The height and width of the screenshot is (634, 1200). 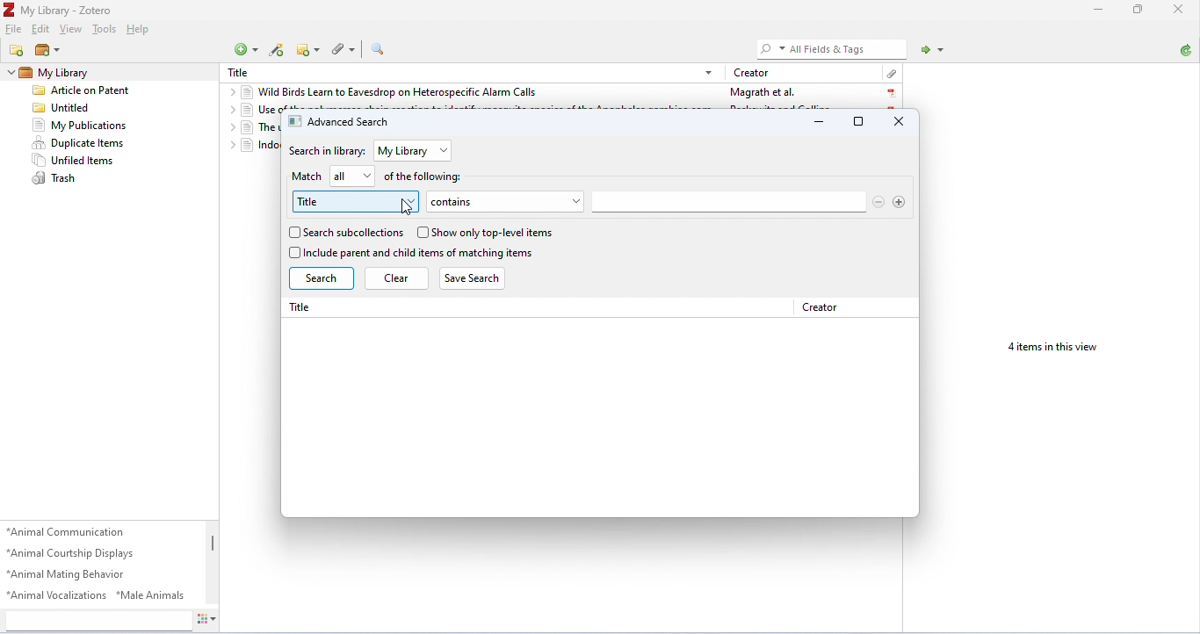 I want to click on file, so click(x=14, y=28).